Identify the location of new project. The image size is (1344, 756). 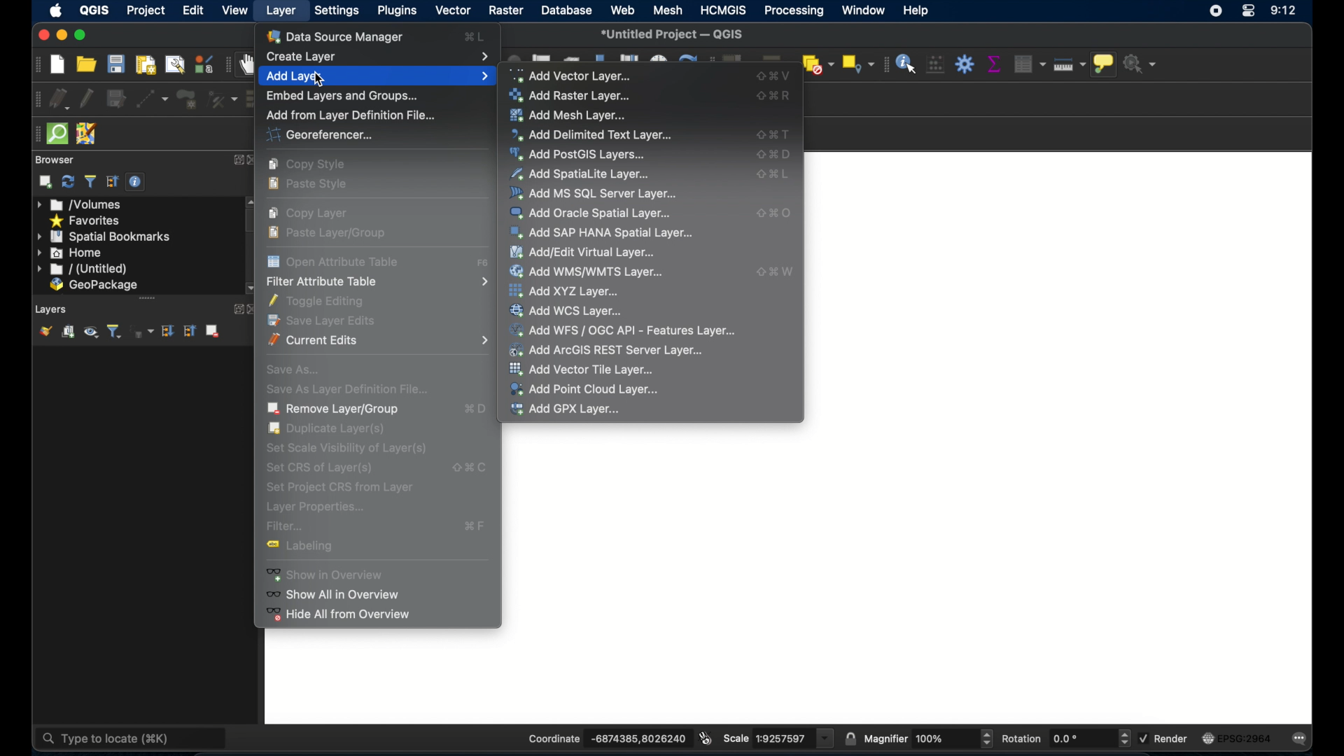
(57, 64).